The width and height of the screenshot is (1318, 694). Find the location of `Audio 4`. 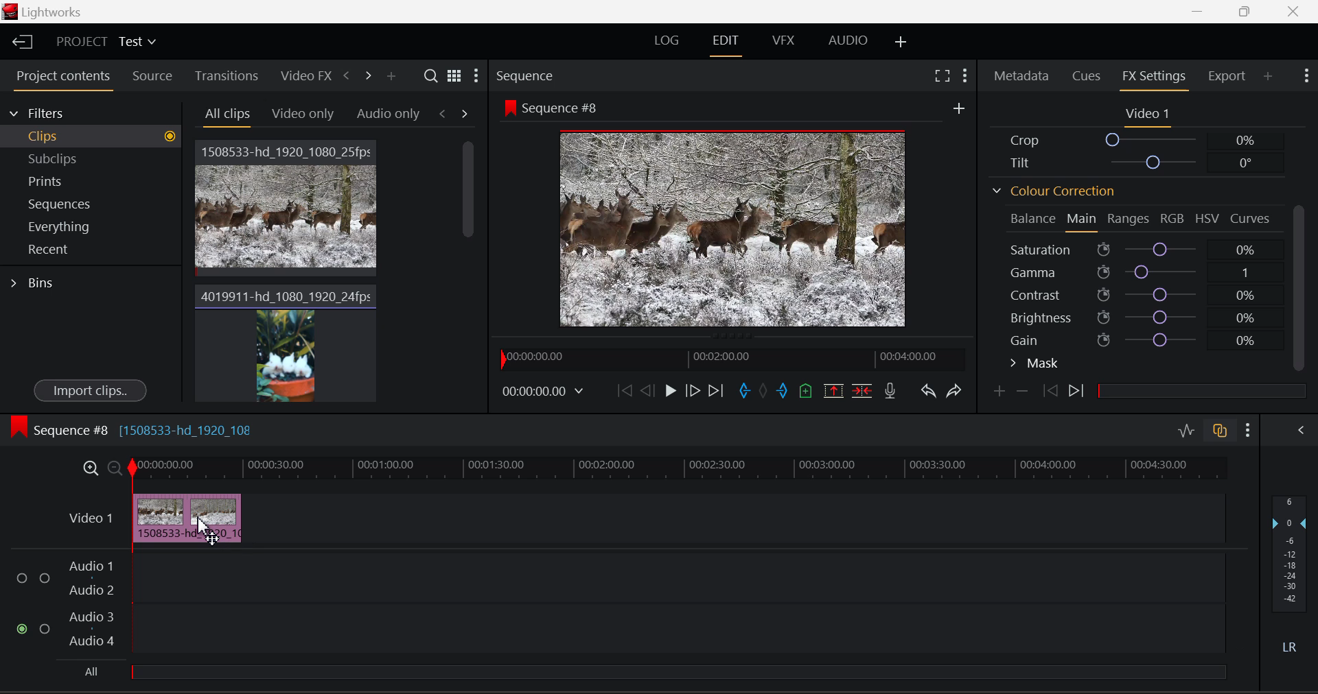

Audio 4 is located at coordinates (94, 642).